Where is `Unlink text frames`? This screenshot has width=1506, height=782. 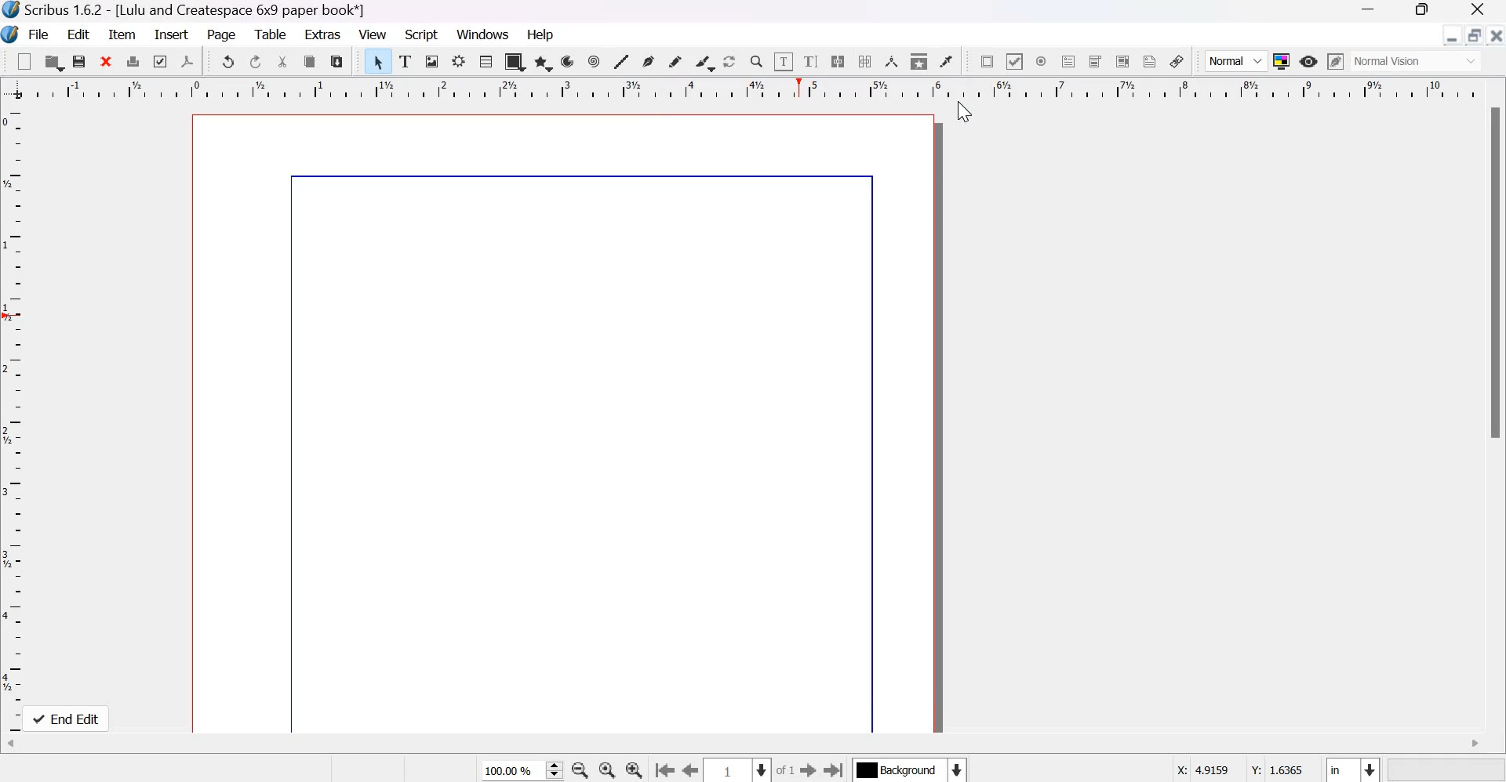 Unlink text frames is located at coordinates (864, 60).